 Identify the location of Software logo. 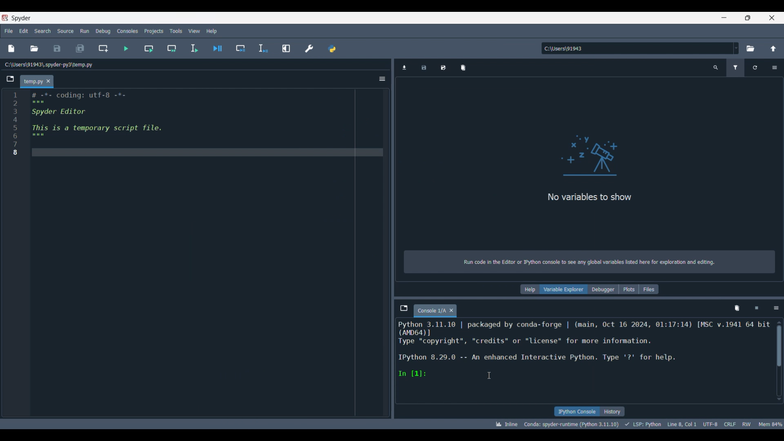
(5, 18).